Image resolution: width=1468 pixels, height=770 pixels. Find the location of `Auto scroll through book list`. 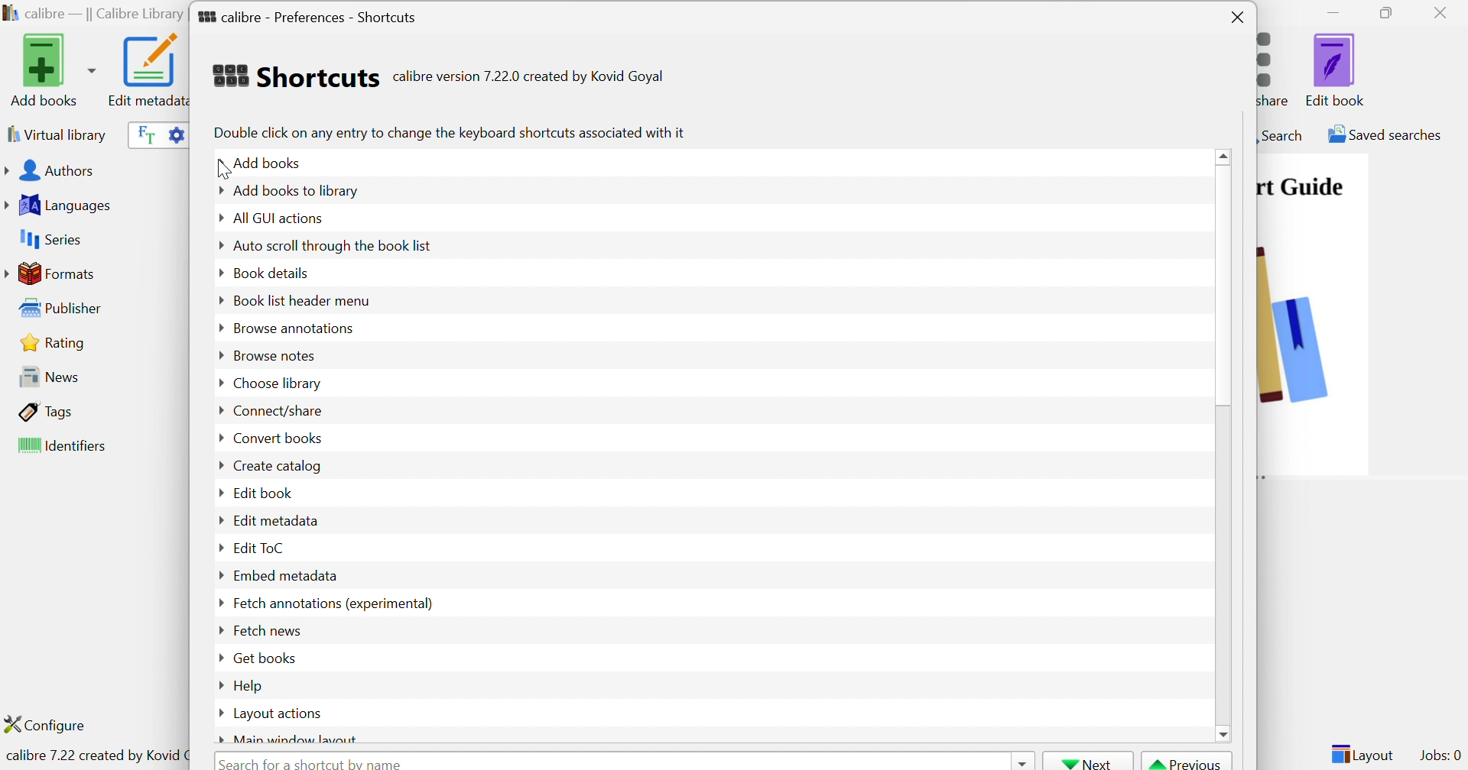

Auto scroll through book list is located at coordinates (334, 244).